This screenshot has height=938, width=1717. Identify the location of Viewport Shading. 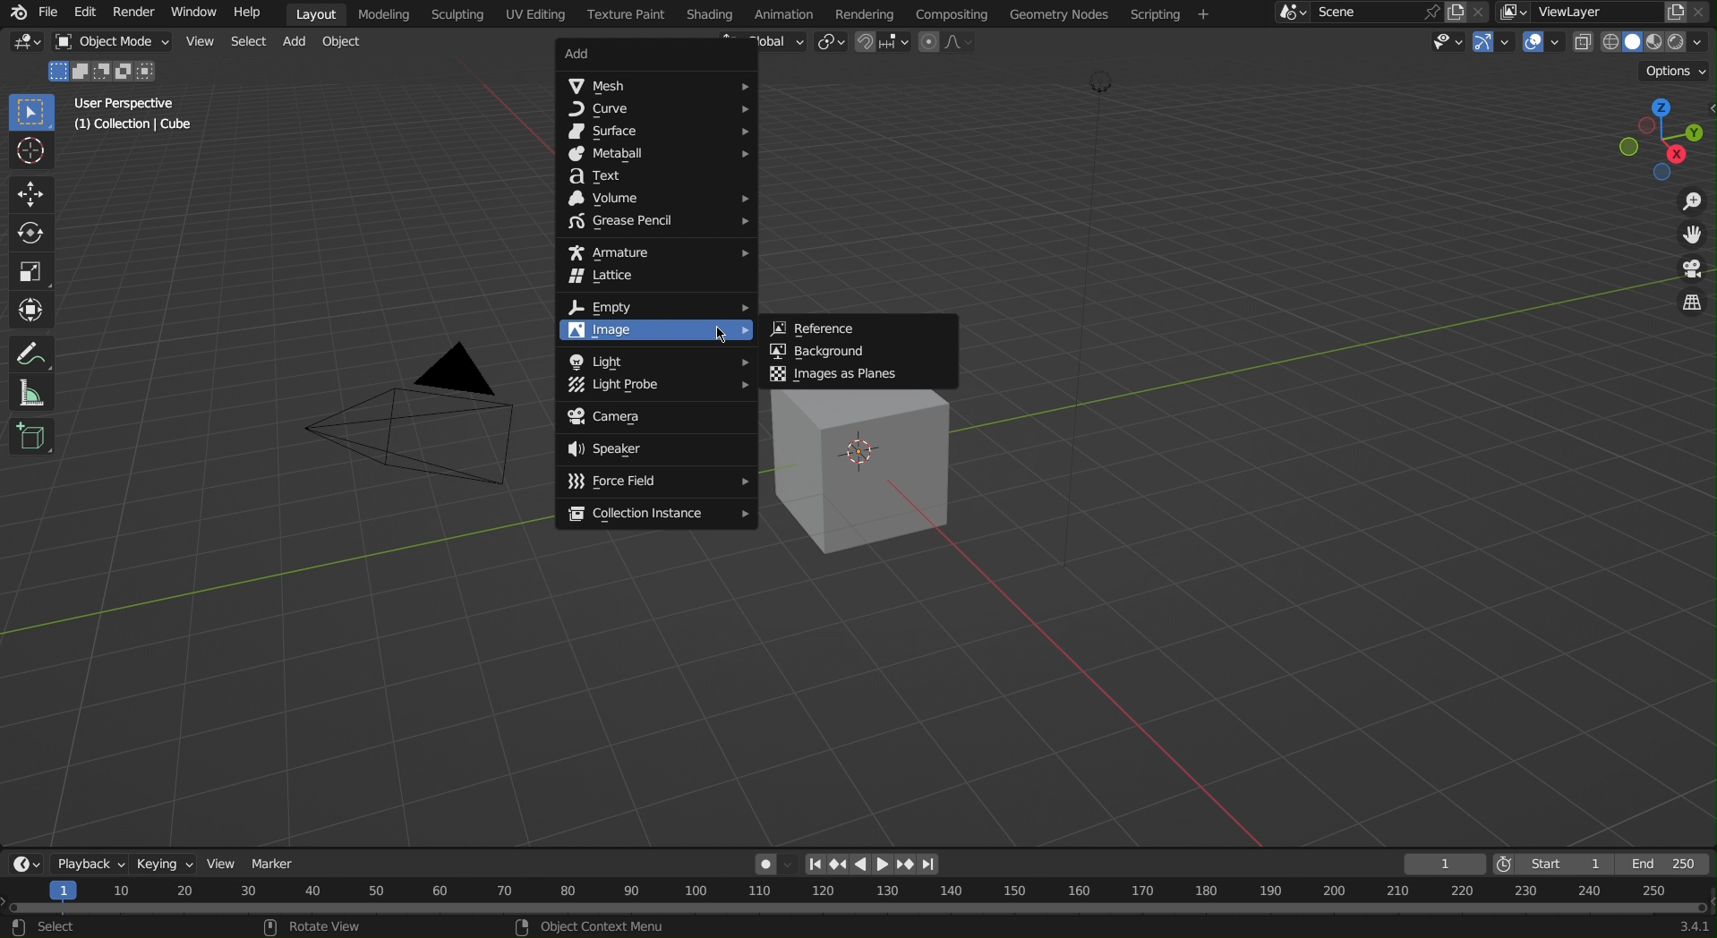
(1644, 41).